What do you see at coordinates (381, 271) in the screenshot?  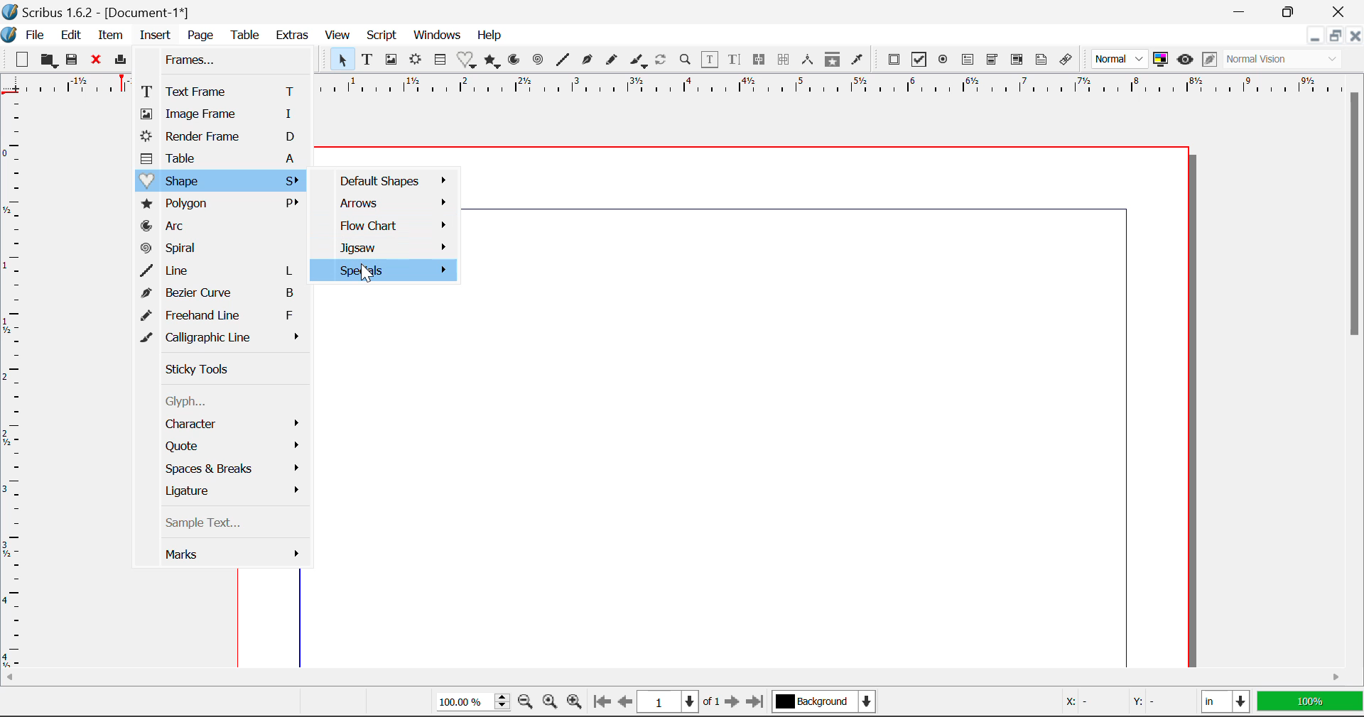 I see `Specials` at bounding box center [381, 271].